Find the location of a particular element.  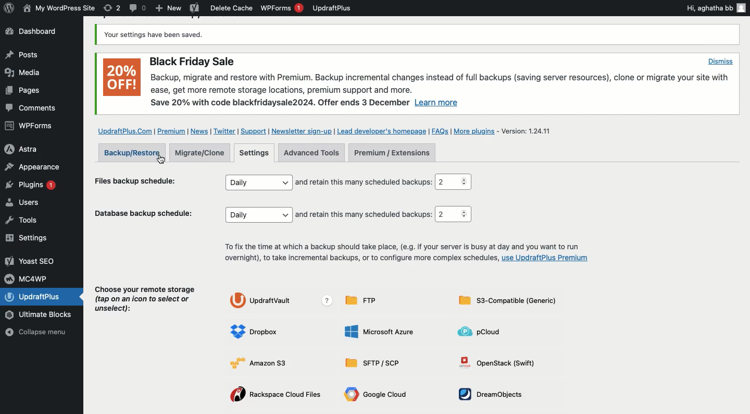

Backup, migrate and restore with Premium. Backup incremental changes instead of full backups (saving server resources), clone or migrate your site withease, get more remote storage locations, premium support and more. Save 20% with code blackfridaysale2024. Offer ends 3 December Learn more is located at coordinates (441, 91).